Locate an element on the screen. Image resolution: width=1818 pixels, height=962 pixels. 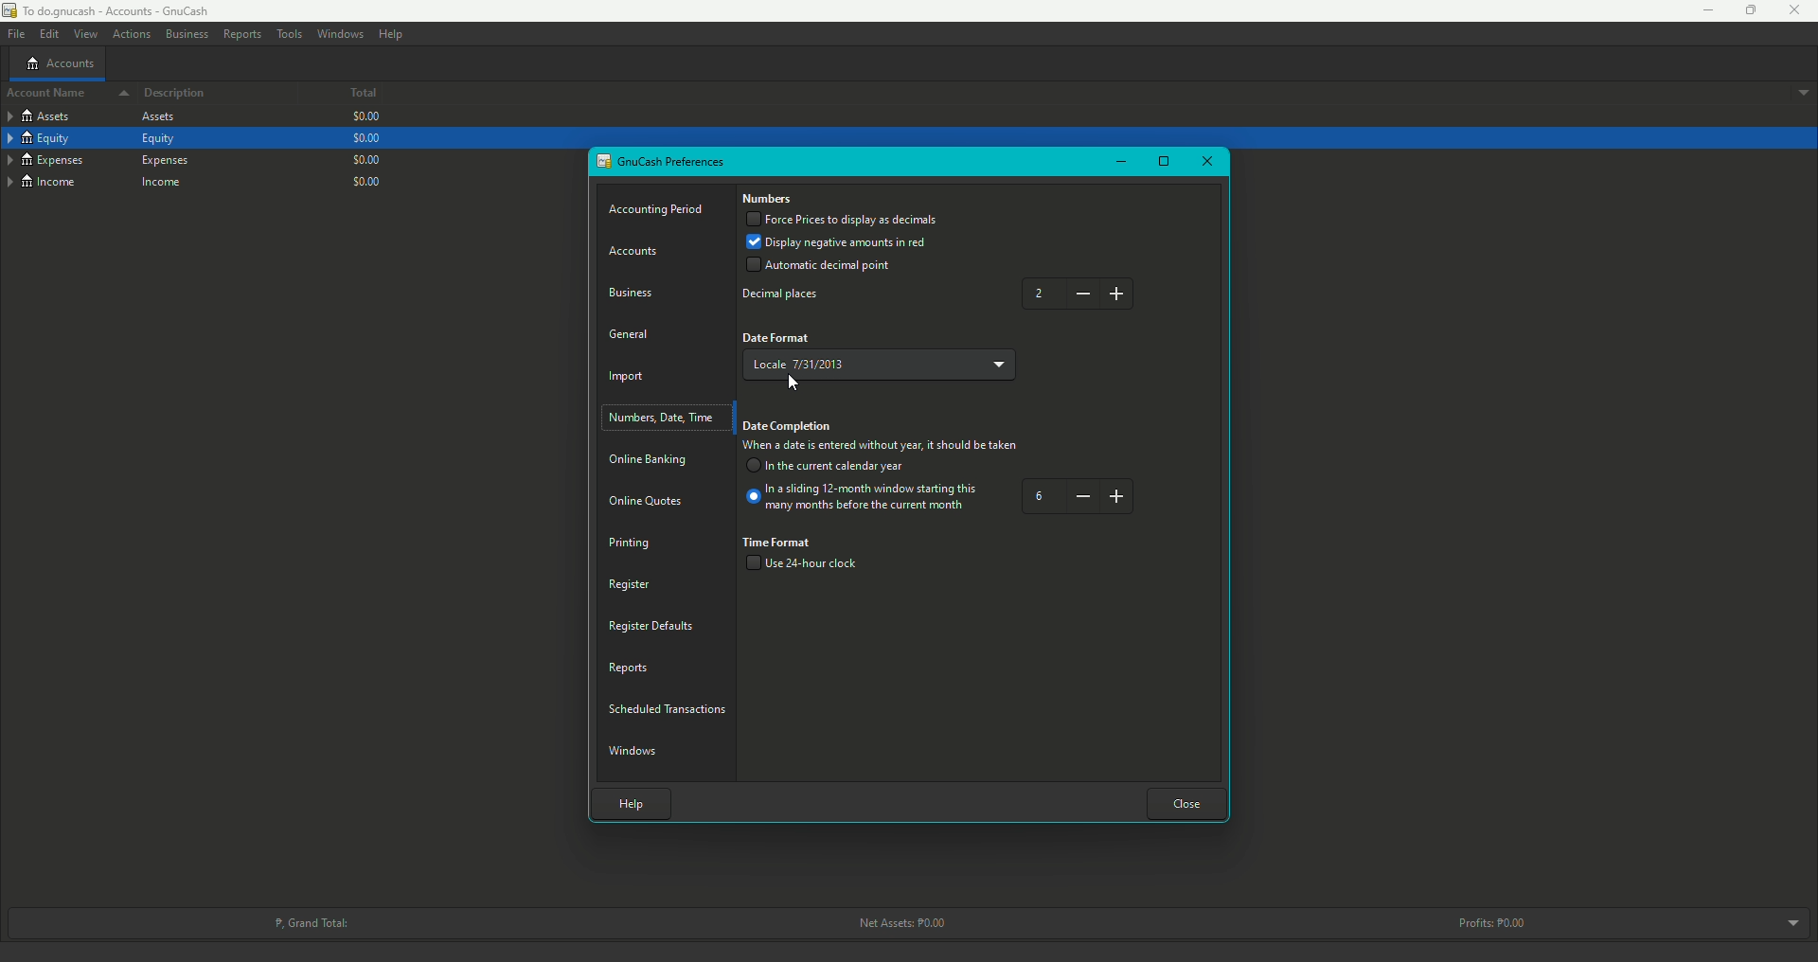
In the current calendar year is located at coordinates (829, 468).